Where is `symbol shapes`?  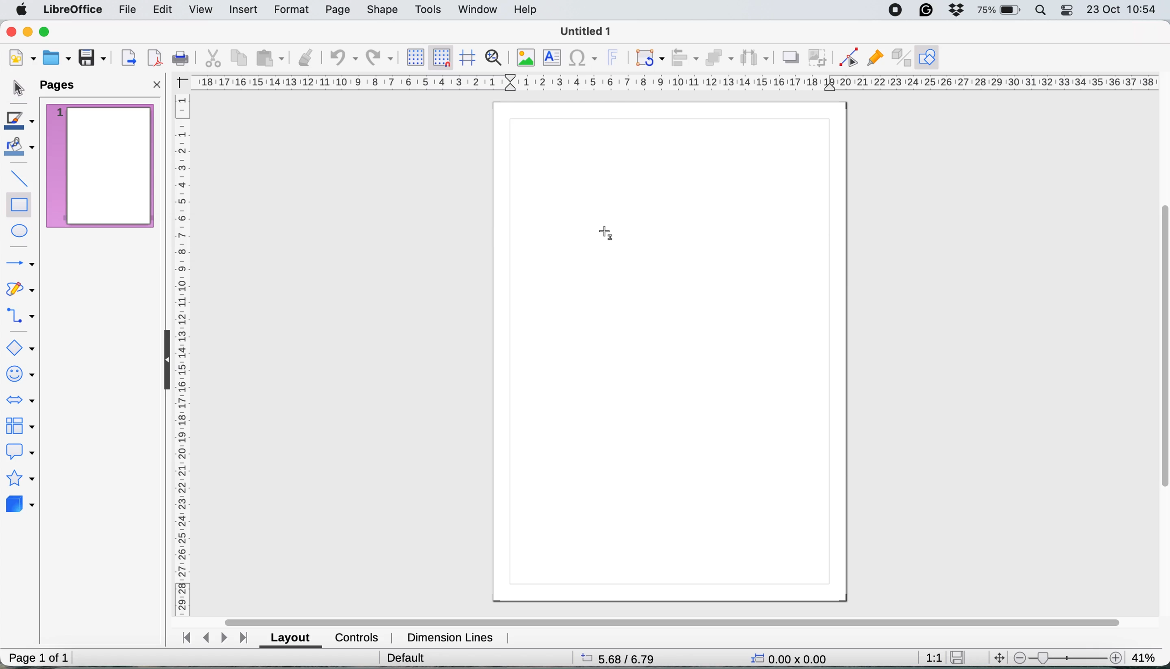 symbol shapes is located at coordinates (19, 372).